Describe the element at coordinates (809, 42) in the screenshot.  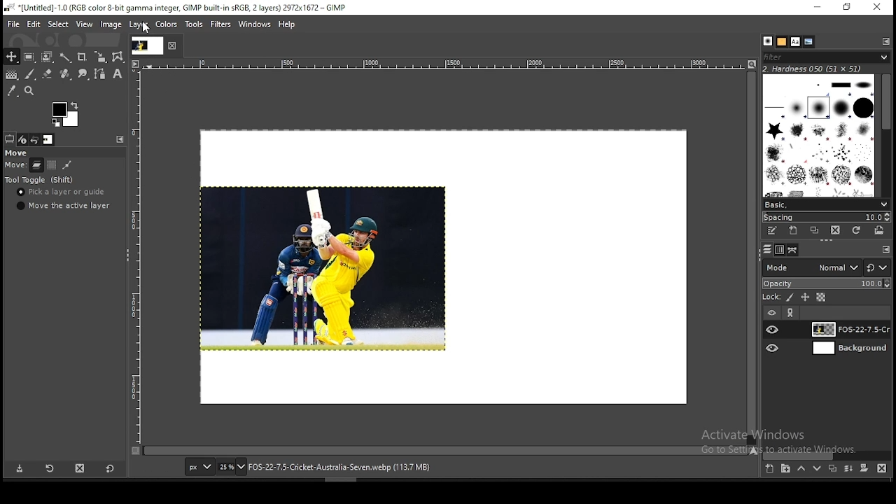
I see `document history` at that location.